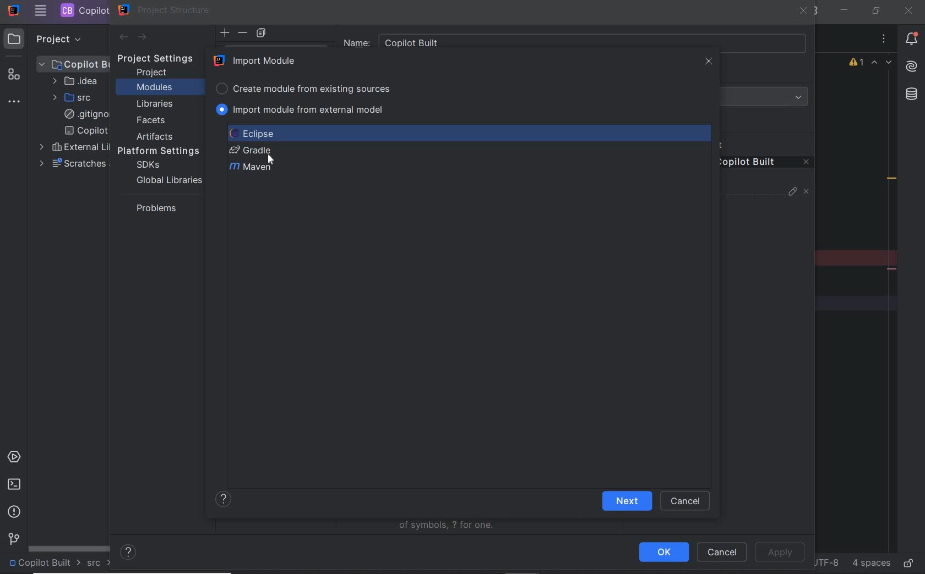  I want to click on file encoding, so click(825, 562).